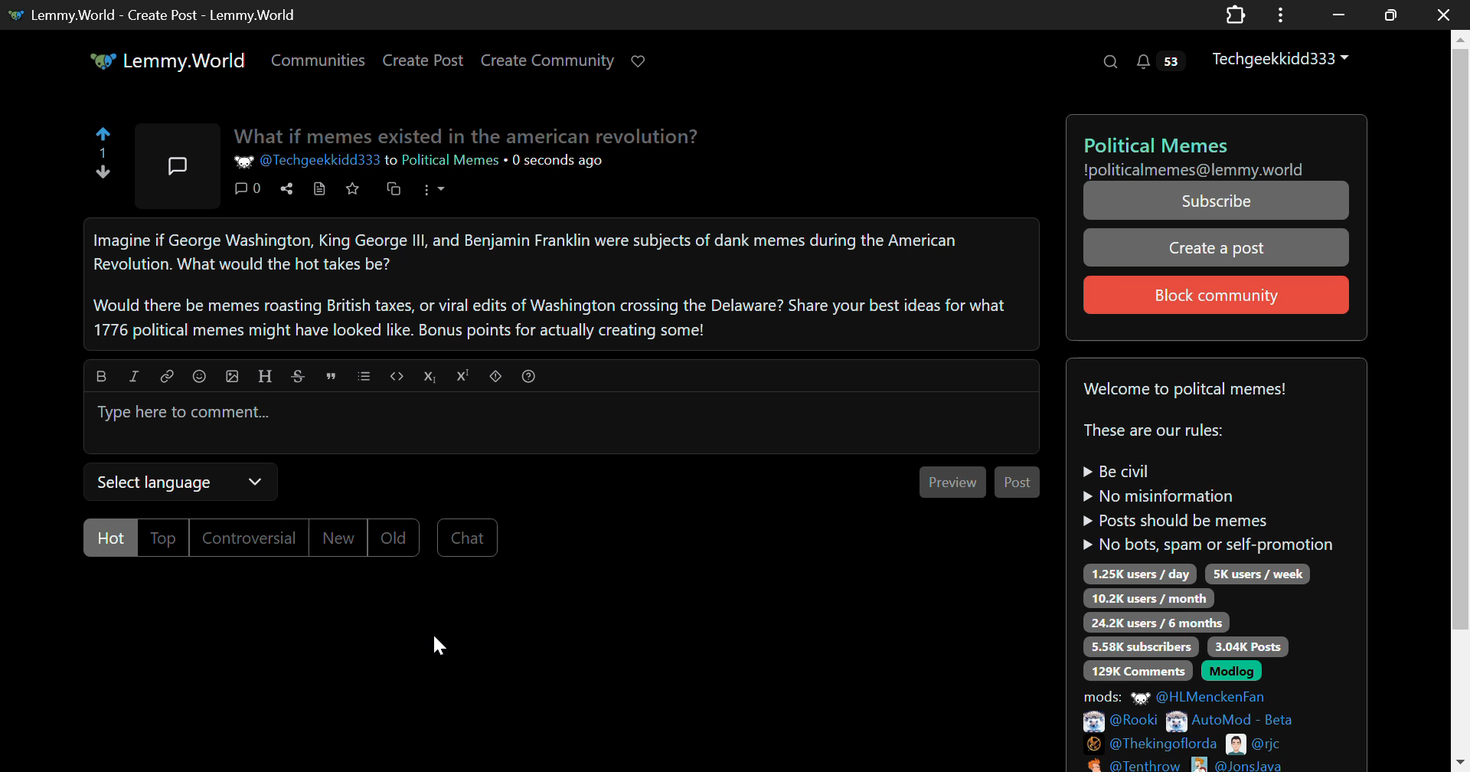 This screenshot has width=1470, height=772. Describe the element at coordinates (165, 538) in the screenshot. I see `Top Comment Filter Unselected` at that location.